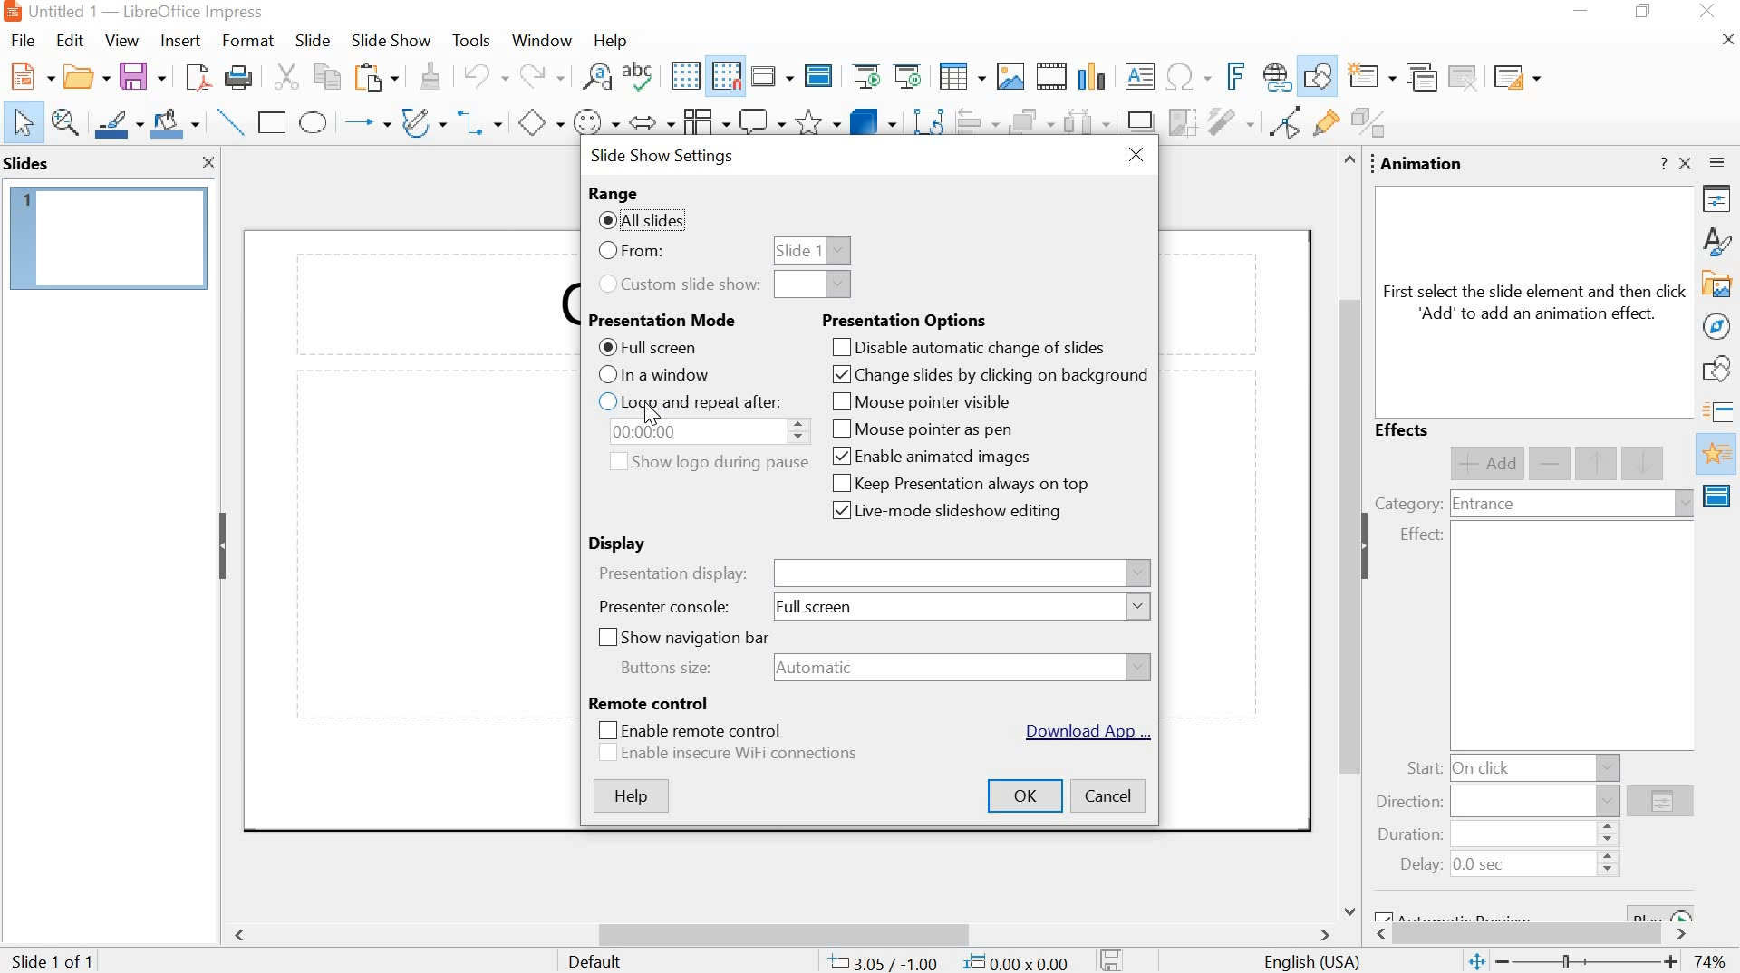 This screenshot has width=1740, height=973. I want to click on scroll bar, so click(785, 935).